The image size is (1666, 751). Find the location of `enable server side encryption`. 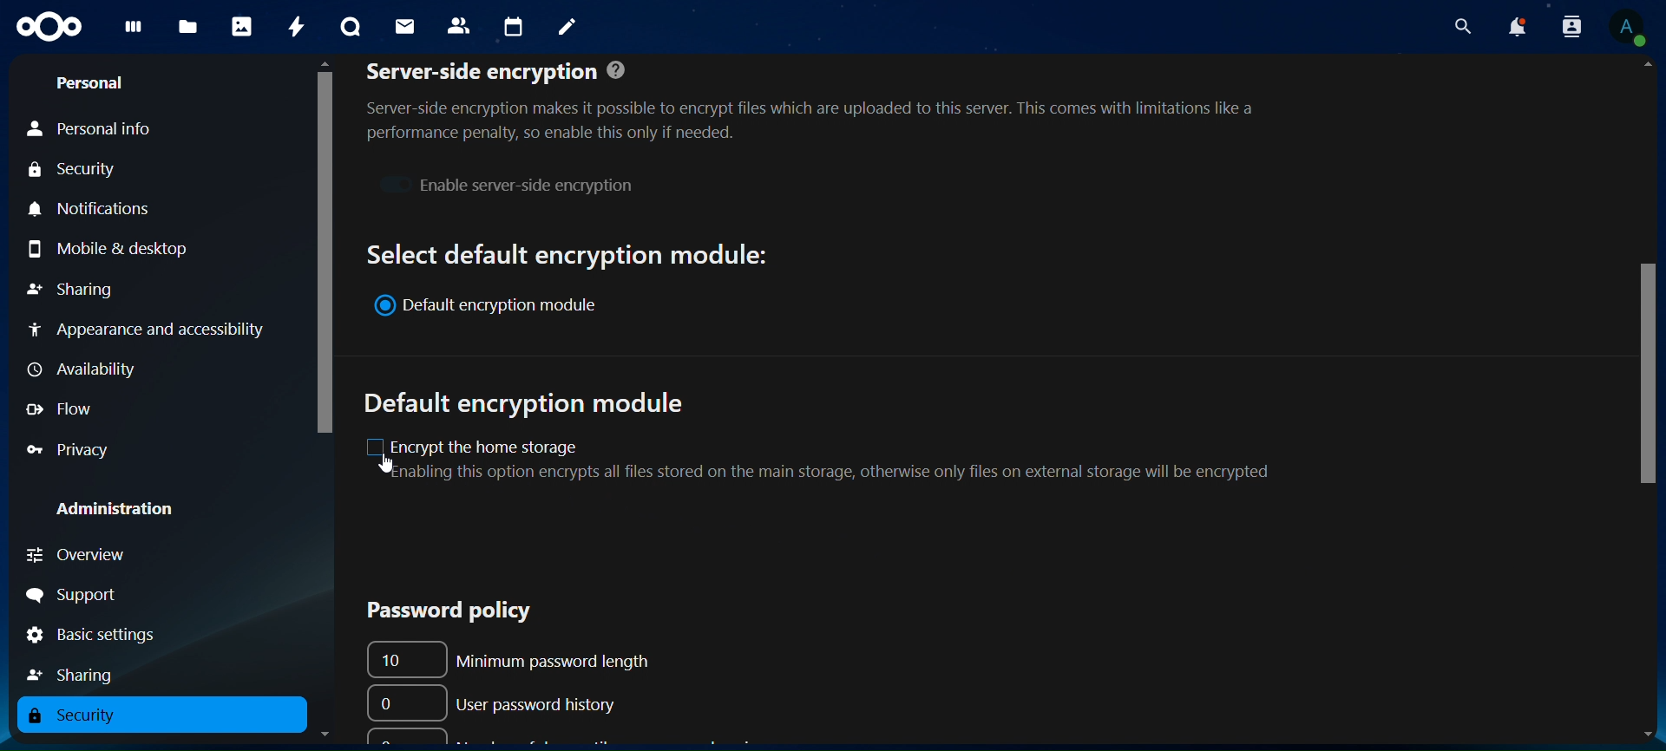

enable server side encryption is located at coordinates (505, 183).